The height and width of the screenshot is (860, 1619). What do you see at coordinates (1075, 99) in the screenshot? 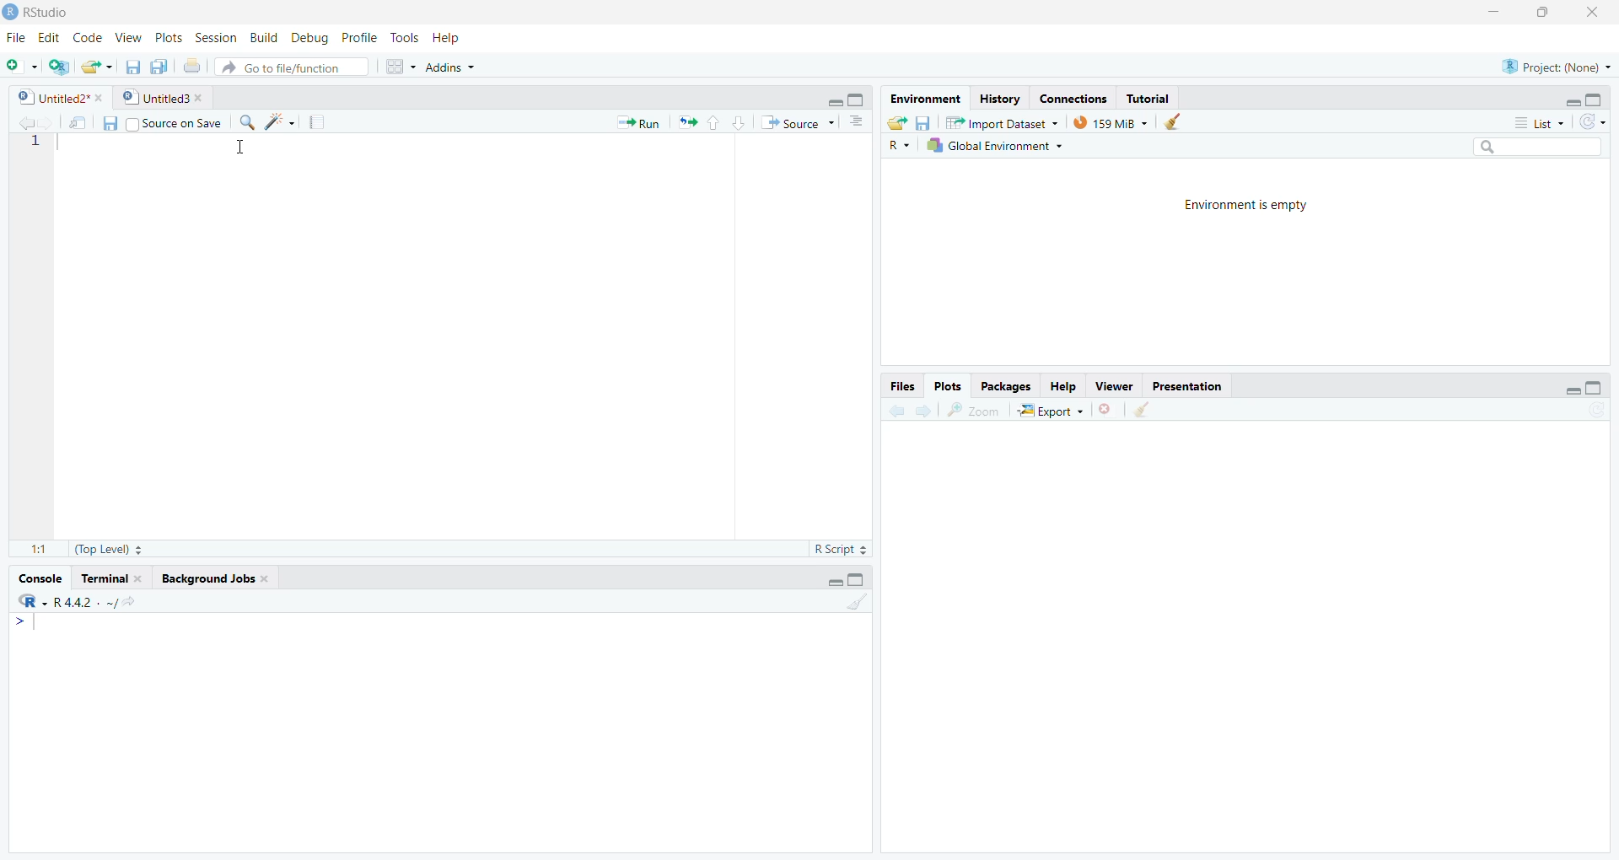
I see `Connections` at bounding box center [1075, 99].